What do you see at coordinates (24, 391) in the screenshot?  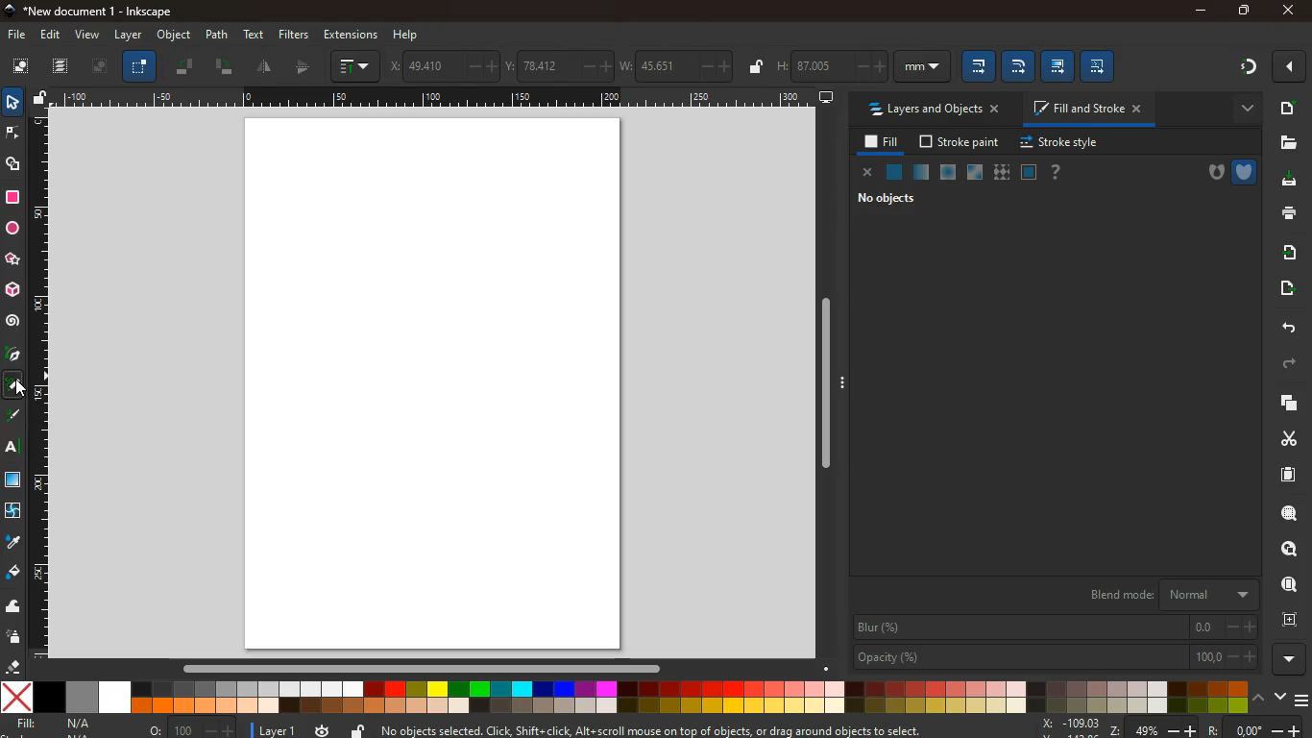 I see `cursor` at bounding box center [24, 391].